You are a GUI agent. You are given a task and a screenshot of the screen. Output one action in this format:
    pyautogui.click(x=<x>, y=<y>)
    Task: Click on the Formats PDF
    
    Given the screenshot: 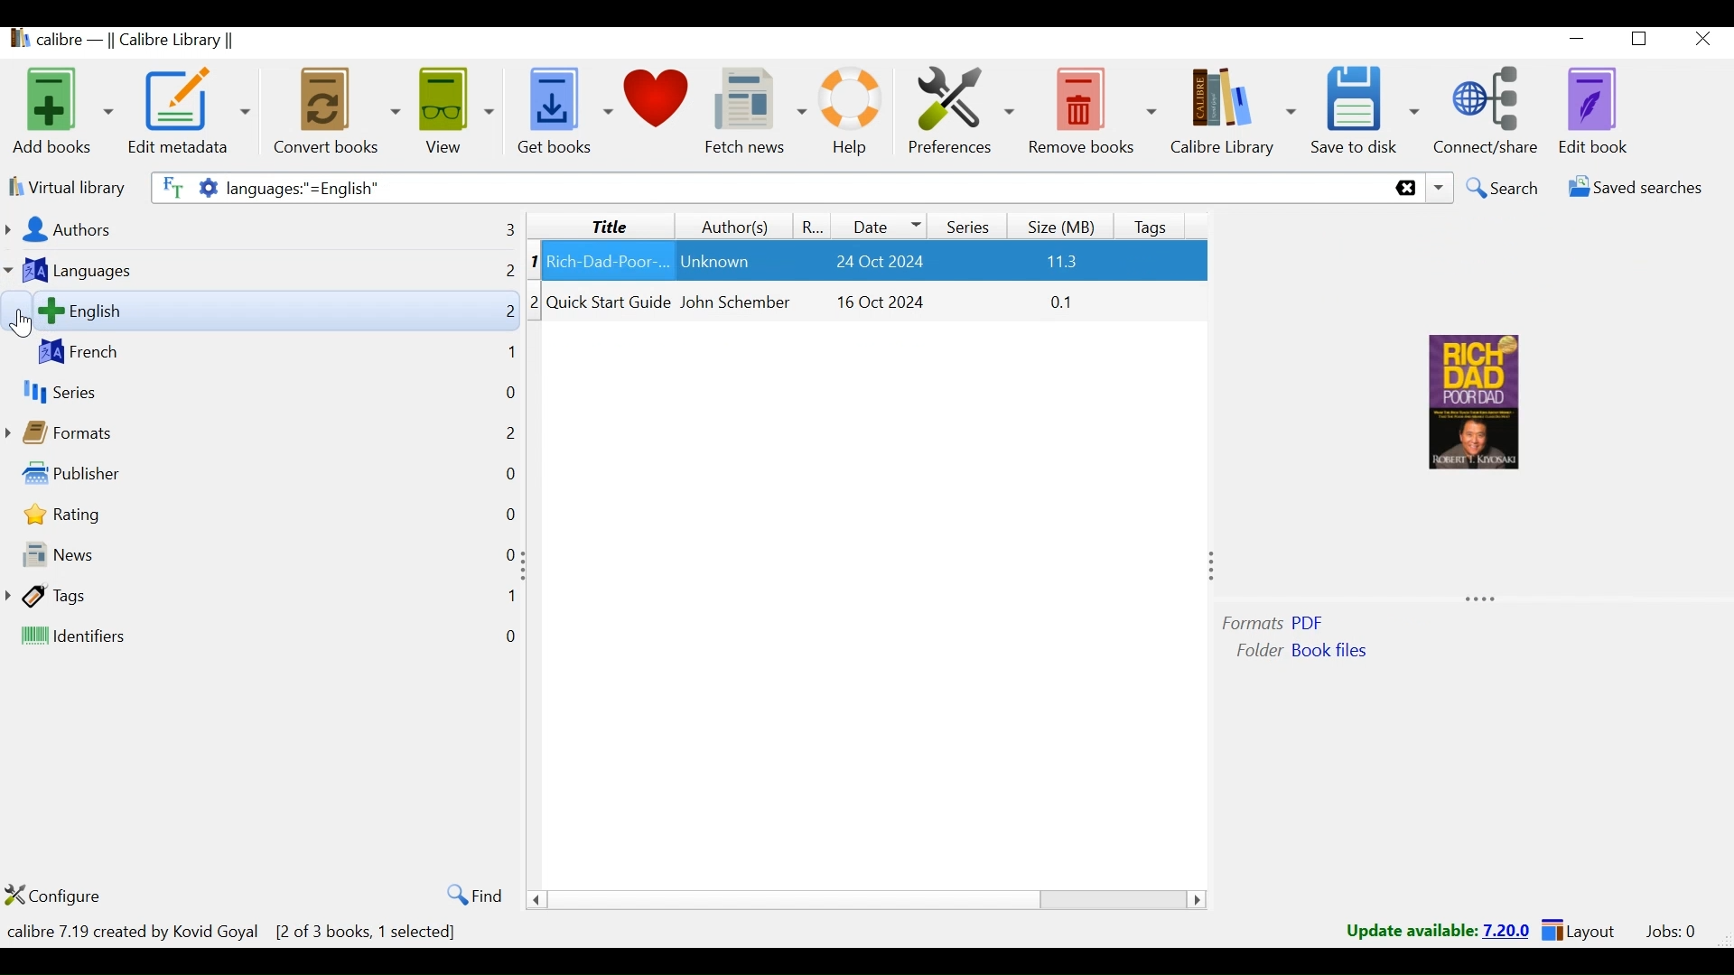 What is the action you would take?
    pyautogui.click(x=1280, y=620)
    